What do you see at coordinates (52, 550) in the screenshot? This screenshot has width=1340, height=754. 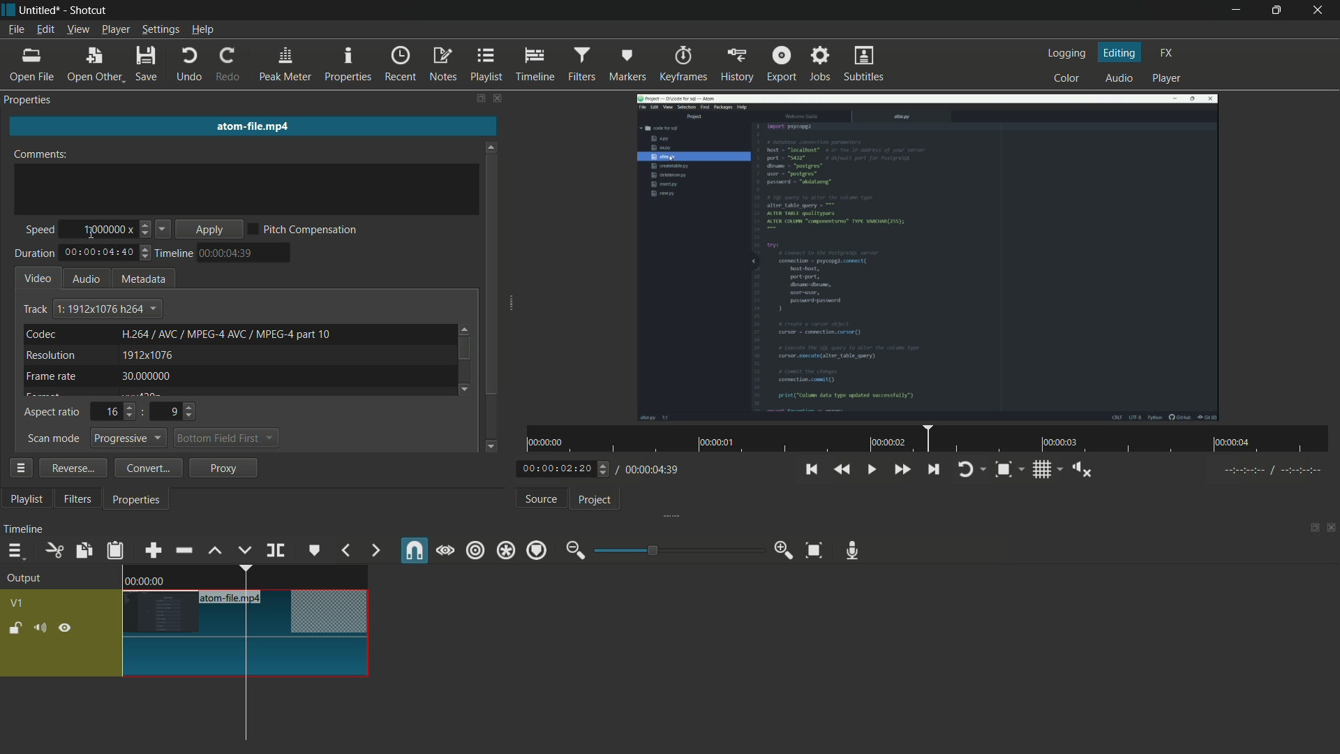 I see `cut` at bounding box center [52, 550].